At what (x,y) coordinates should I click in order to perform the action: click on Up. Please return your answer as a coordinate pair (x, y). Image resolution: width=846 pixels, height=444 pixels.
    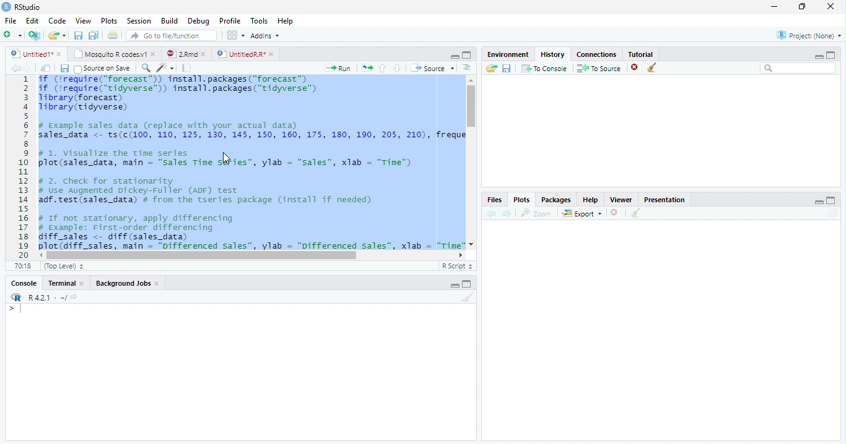
    Looking at the image, I should click on (383, 68).